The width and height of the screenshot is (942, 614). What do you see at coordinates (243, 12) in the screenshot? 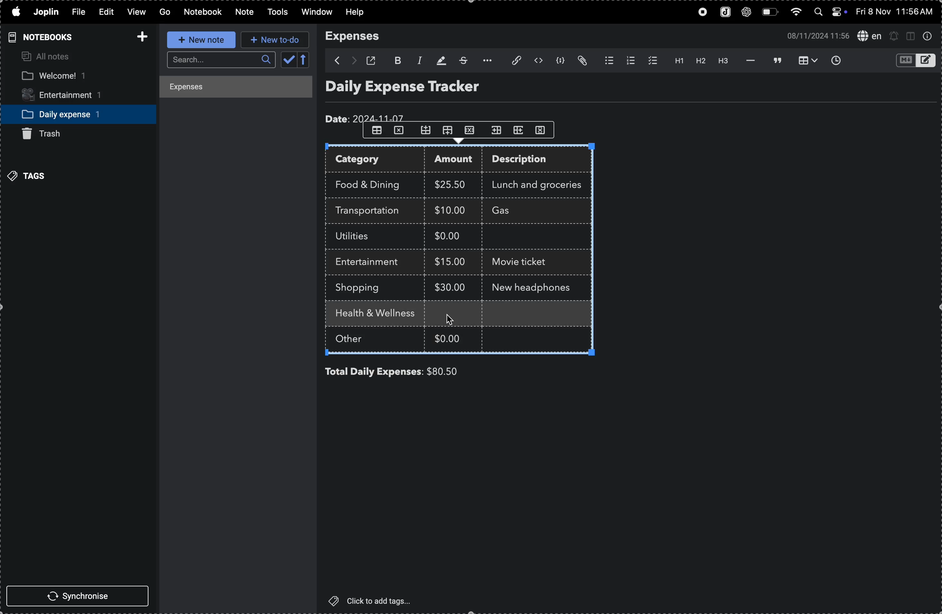
I see `note` at bounding box center [243, 12].